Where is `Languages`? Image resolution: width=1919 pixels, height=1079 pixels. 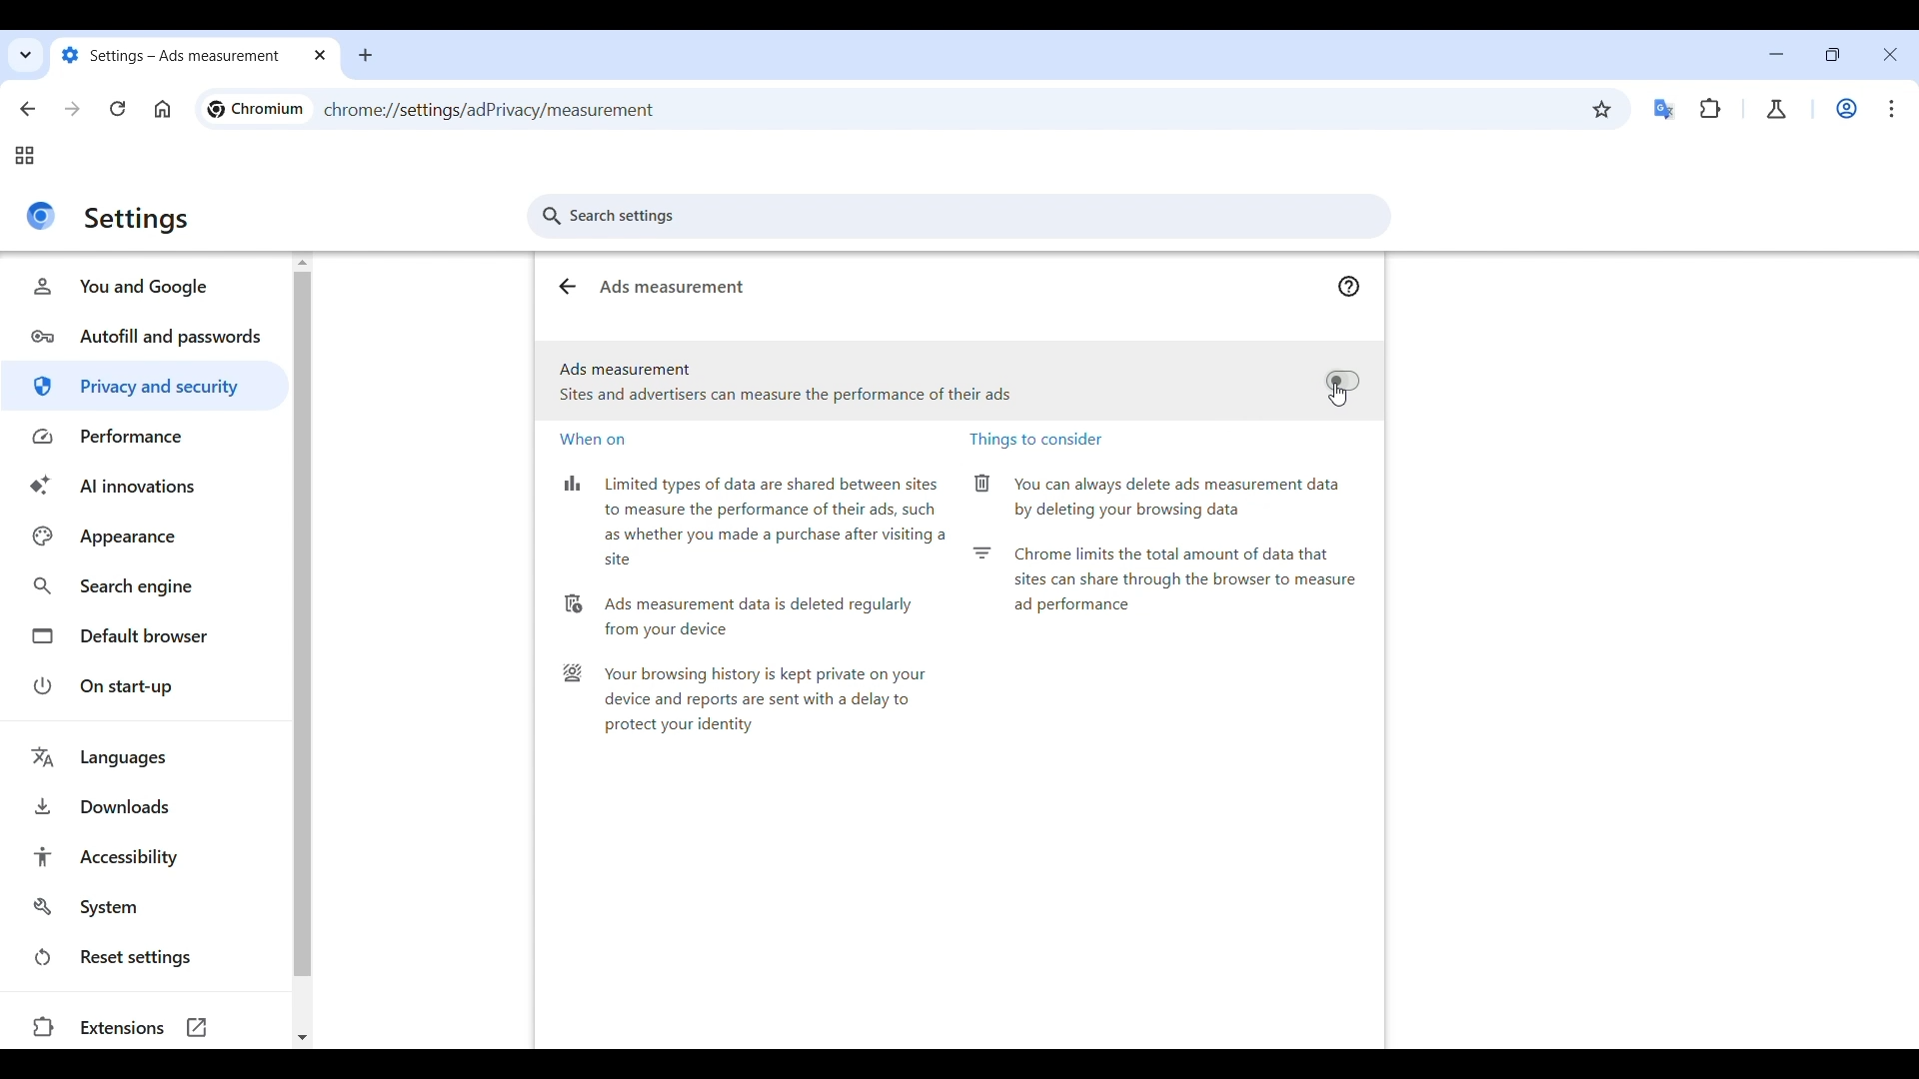 Languages is located at coordinates (150, 757).